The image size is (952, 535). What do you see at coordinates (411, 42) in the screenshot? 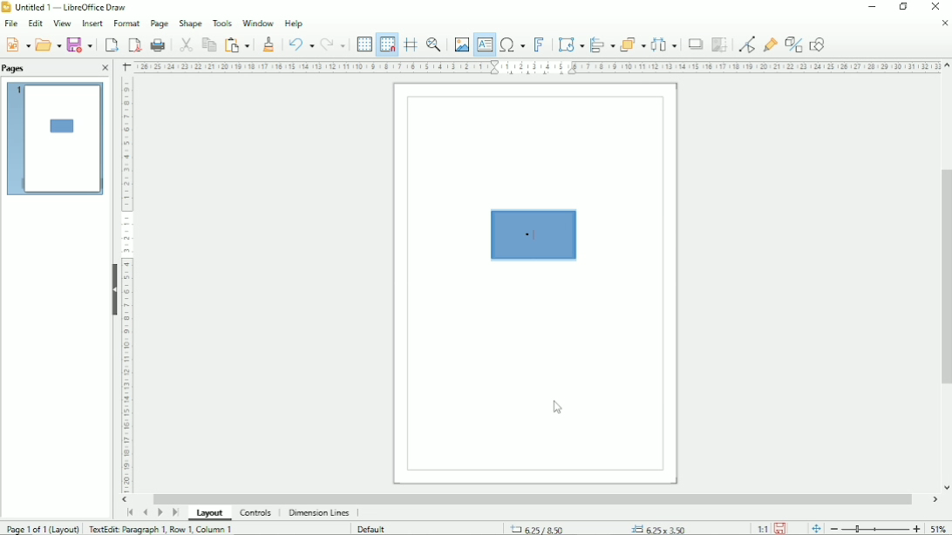
I see `Helplines while moving` at bounding box center [411, 42].